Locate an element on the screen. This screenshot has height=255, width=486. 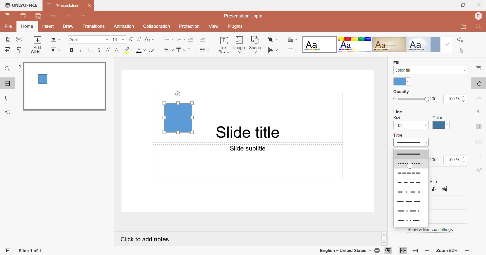
Official is located at coordinates (426, 45).